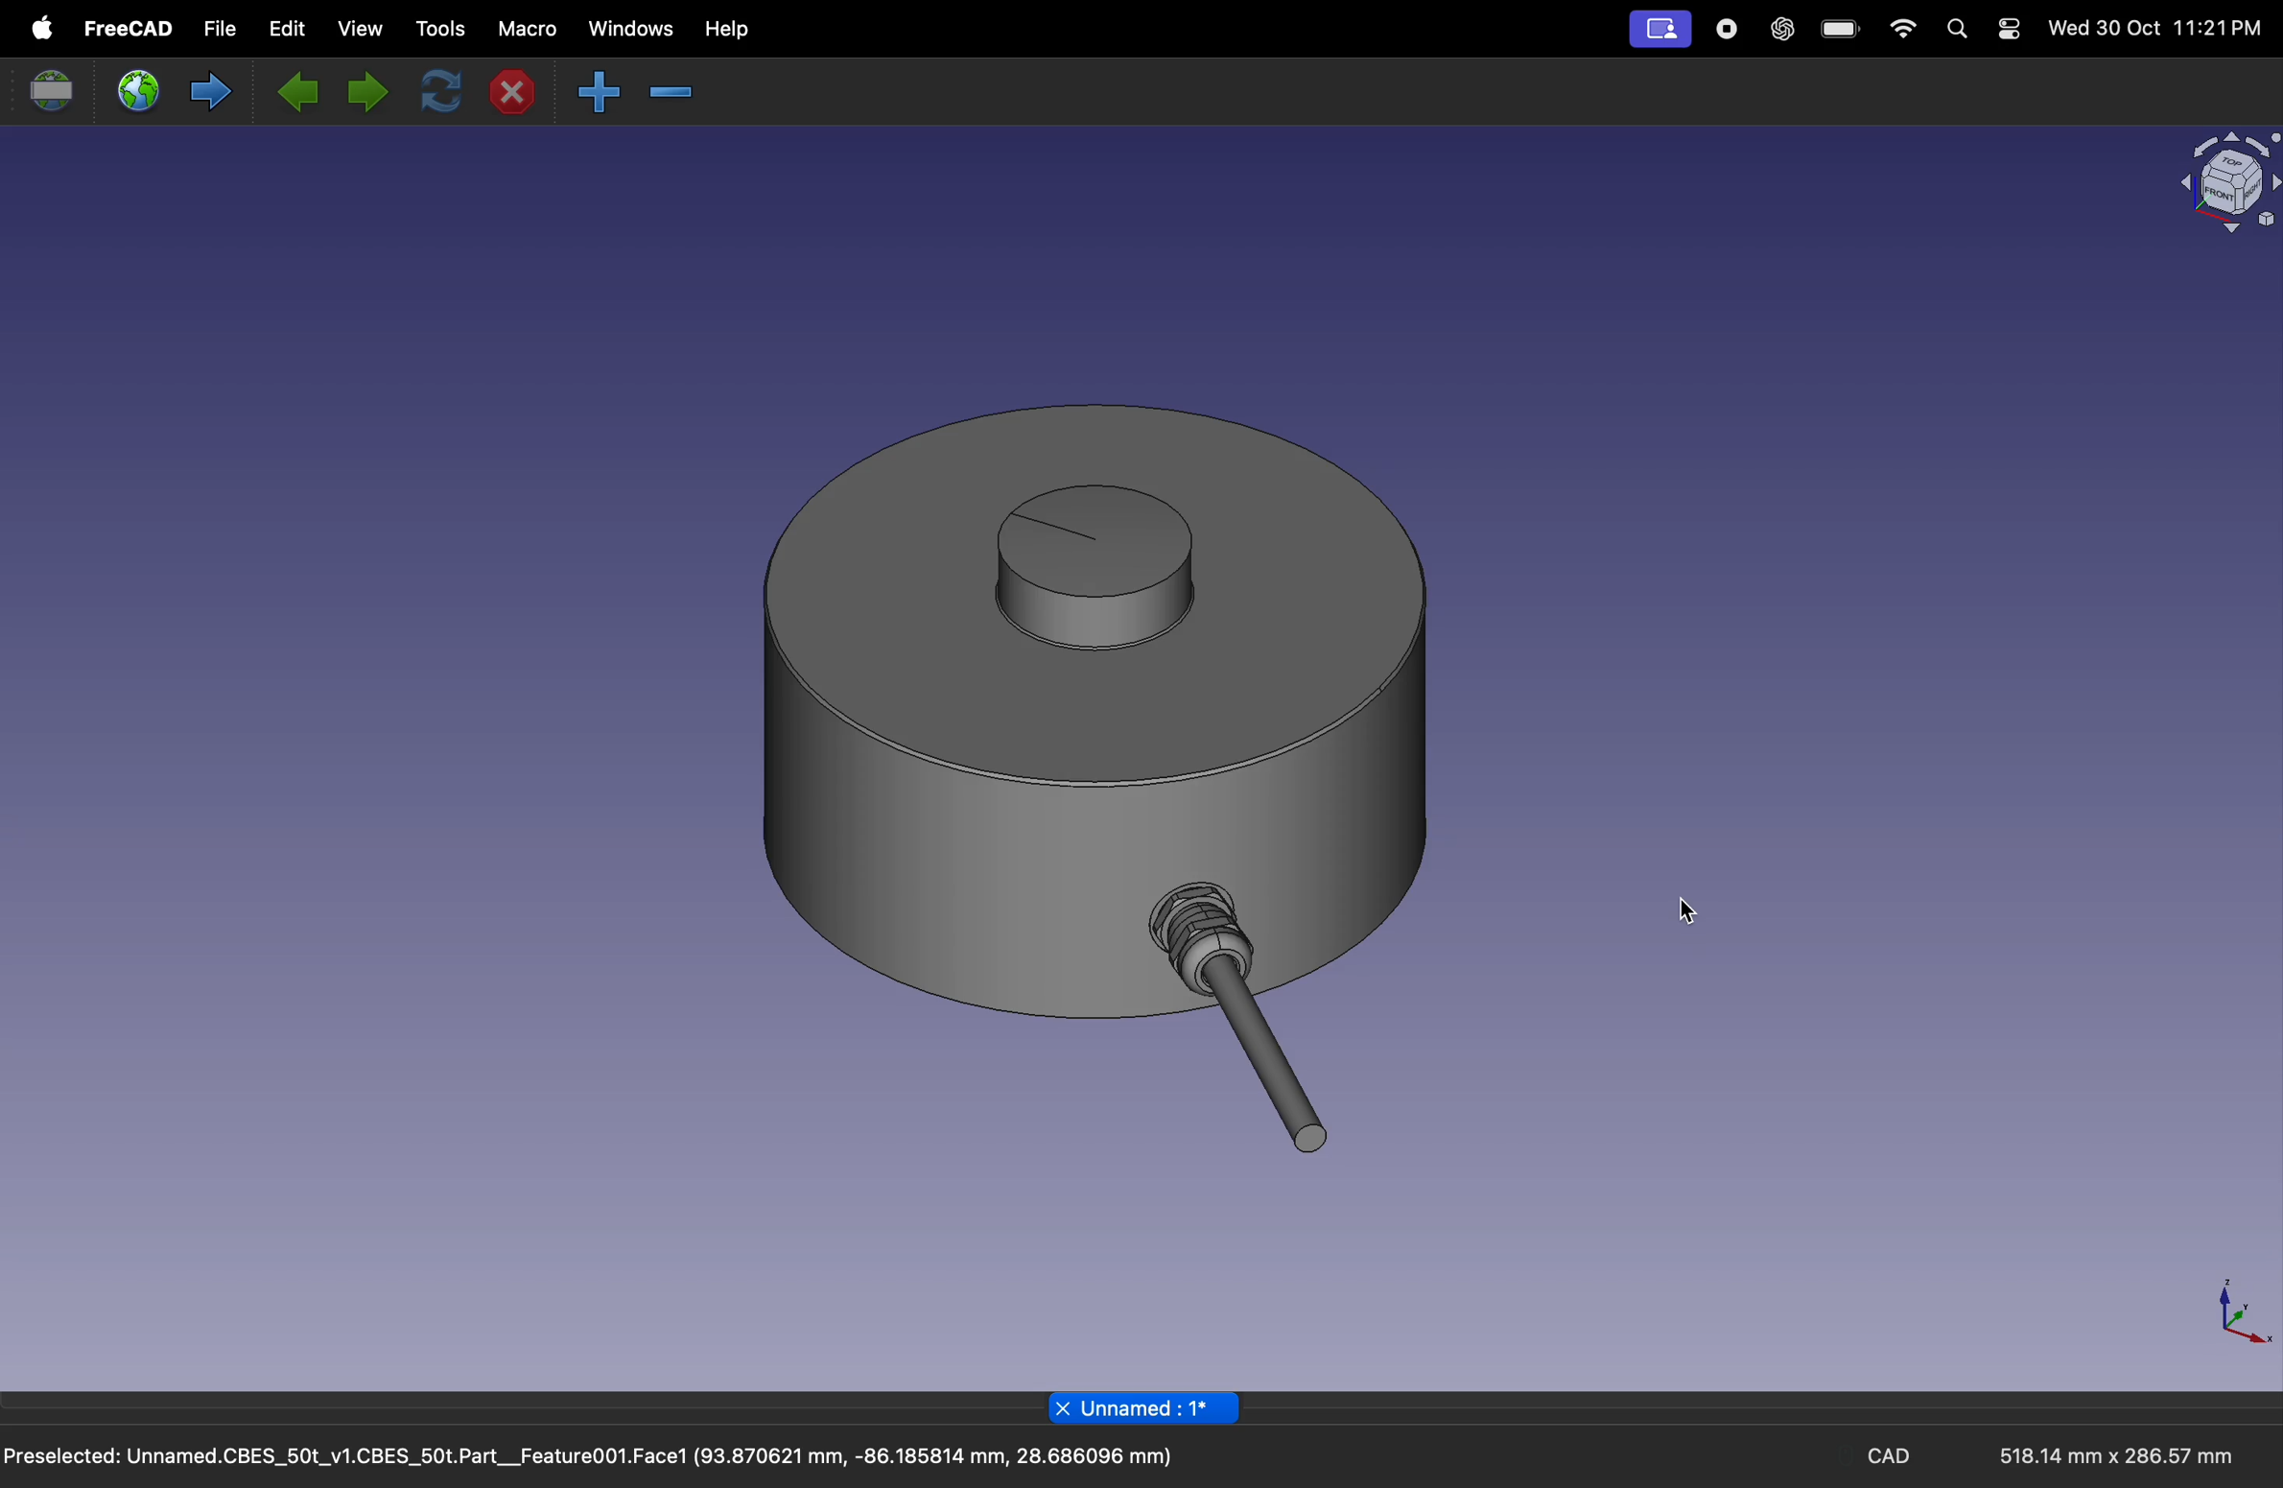 This screenshot has width=2283, height=1488. Describe the element at coordinates (433, 89) in the screenshot. I see `refresh` at that location.